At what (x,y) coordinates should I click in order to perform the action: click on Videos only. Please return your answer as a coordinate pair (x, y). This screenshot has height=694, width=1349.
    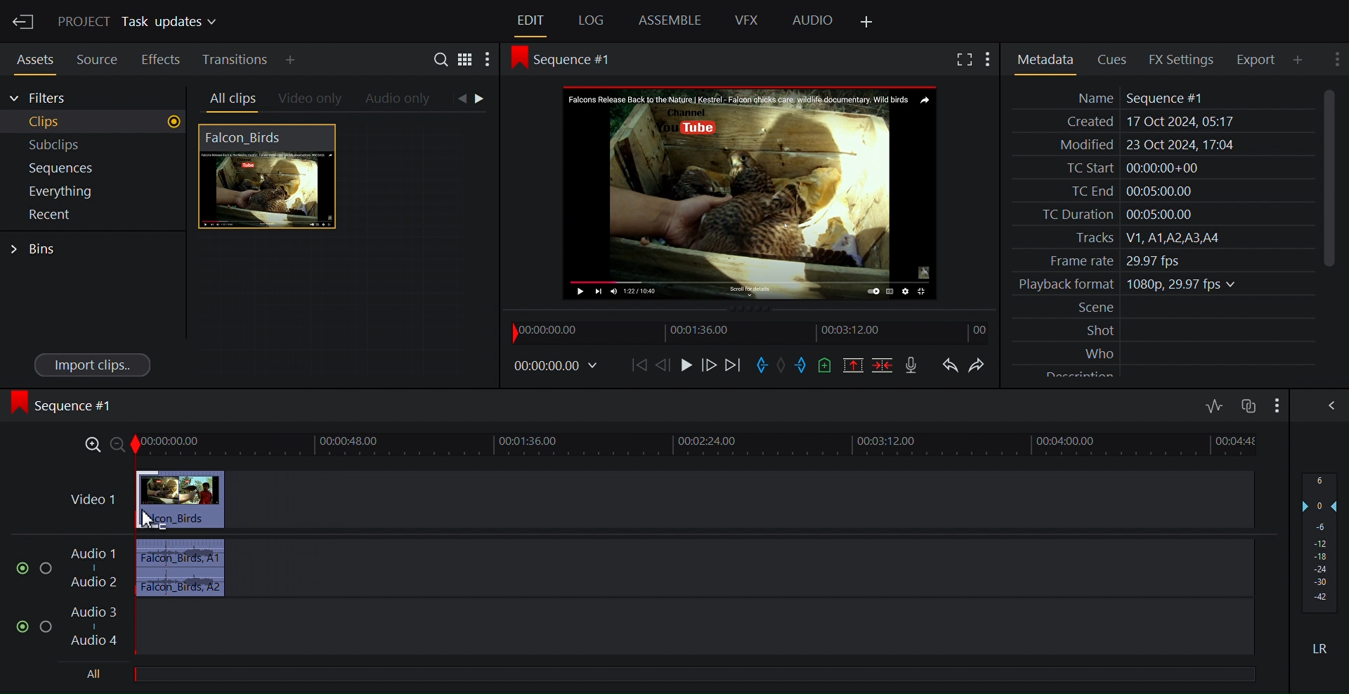
    Looking at the image, I should click on (311, 100).